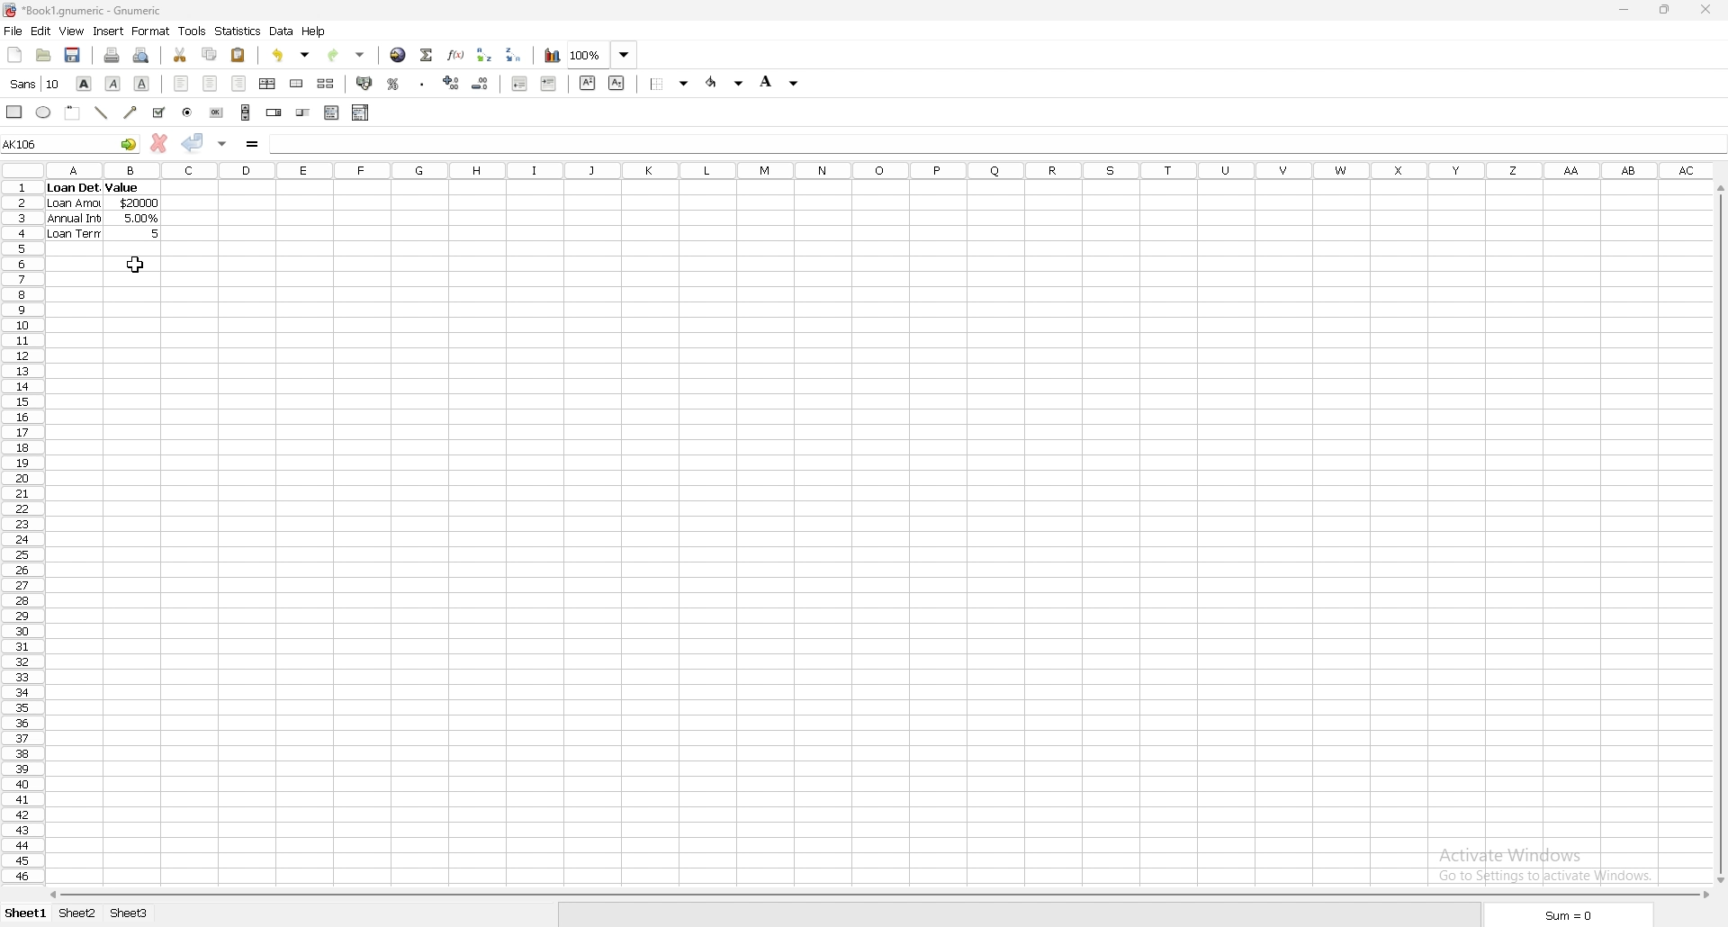  Describe the element at coordinates (74, 54) in the screenshot. I see `save` at that location.